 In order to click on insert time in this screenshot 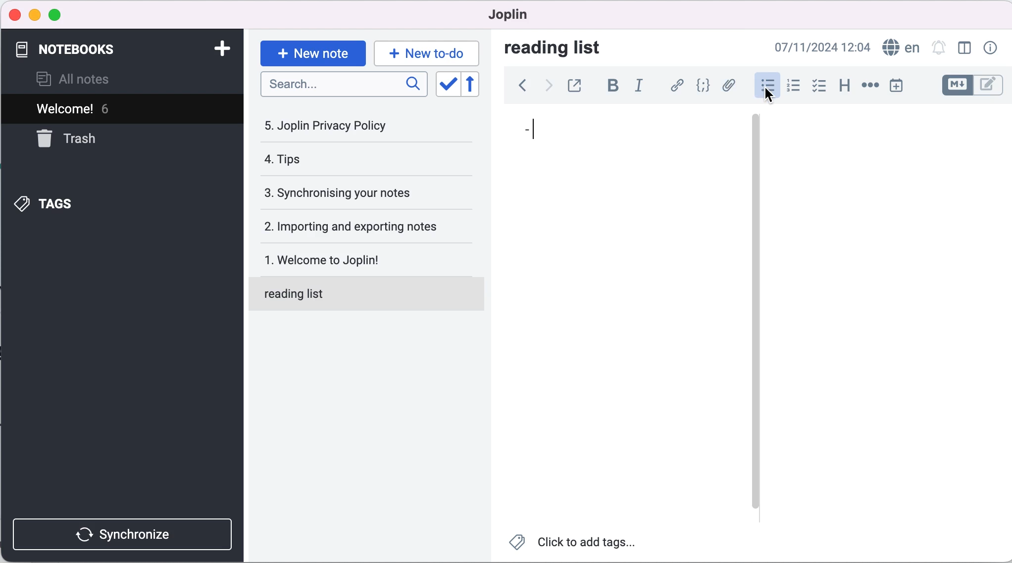, I will do `click(896, 87)`.